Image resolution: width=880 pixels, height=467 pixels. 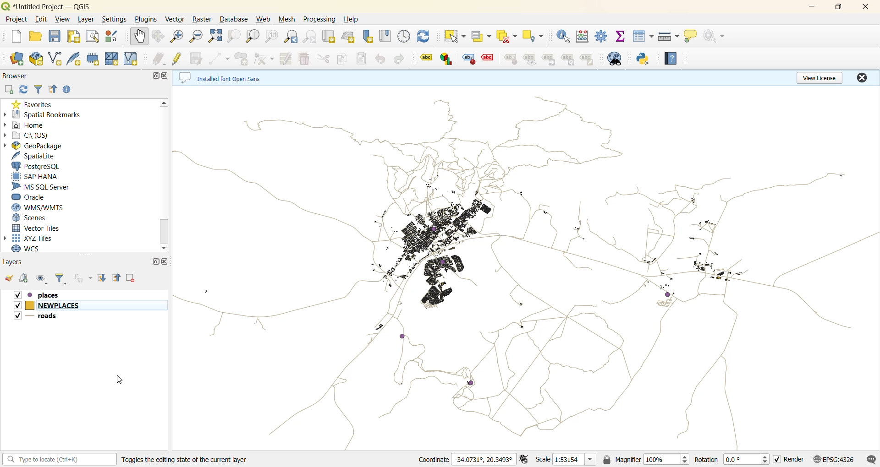 I want to click on processing, so click(x=321, y=18).